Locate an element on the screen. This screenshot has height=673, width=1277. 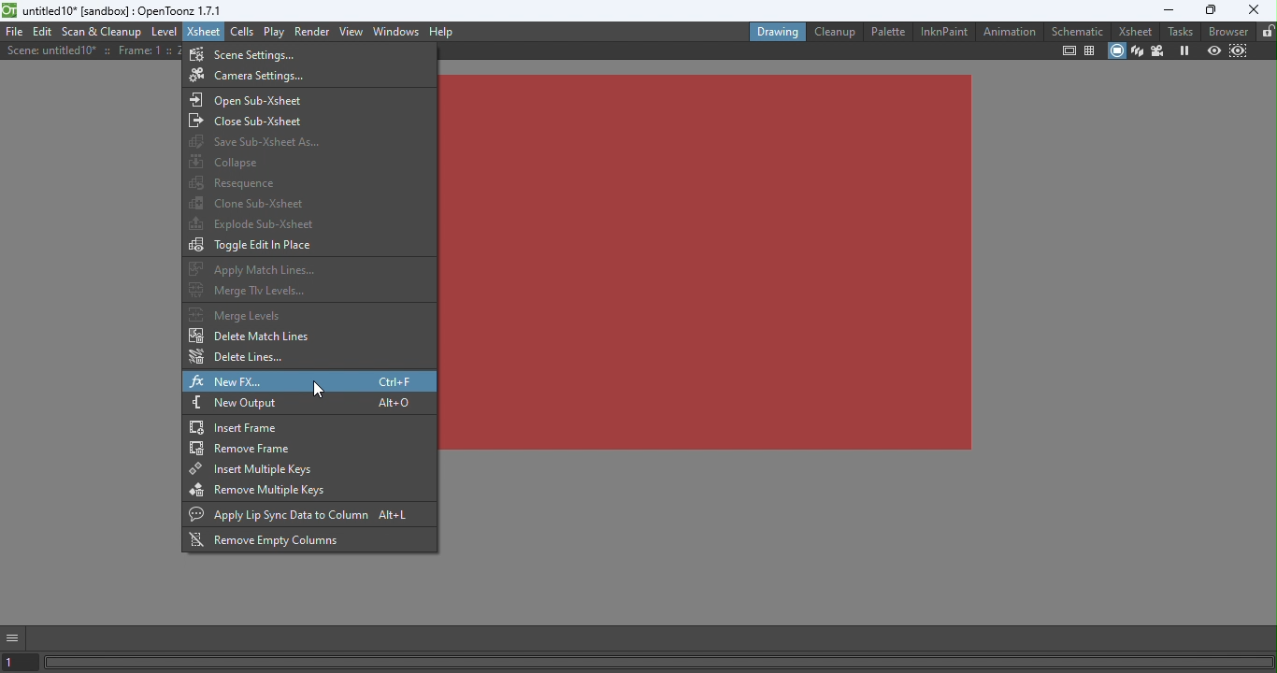
Close is located at coordinates (1255, 10).